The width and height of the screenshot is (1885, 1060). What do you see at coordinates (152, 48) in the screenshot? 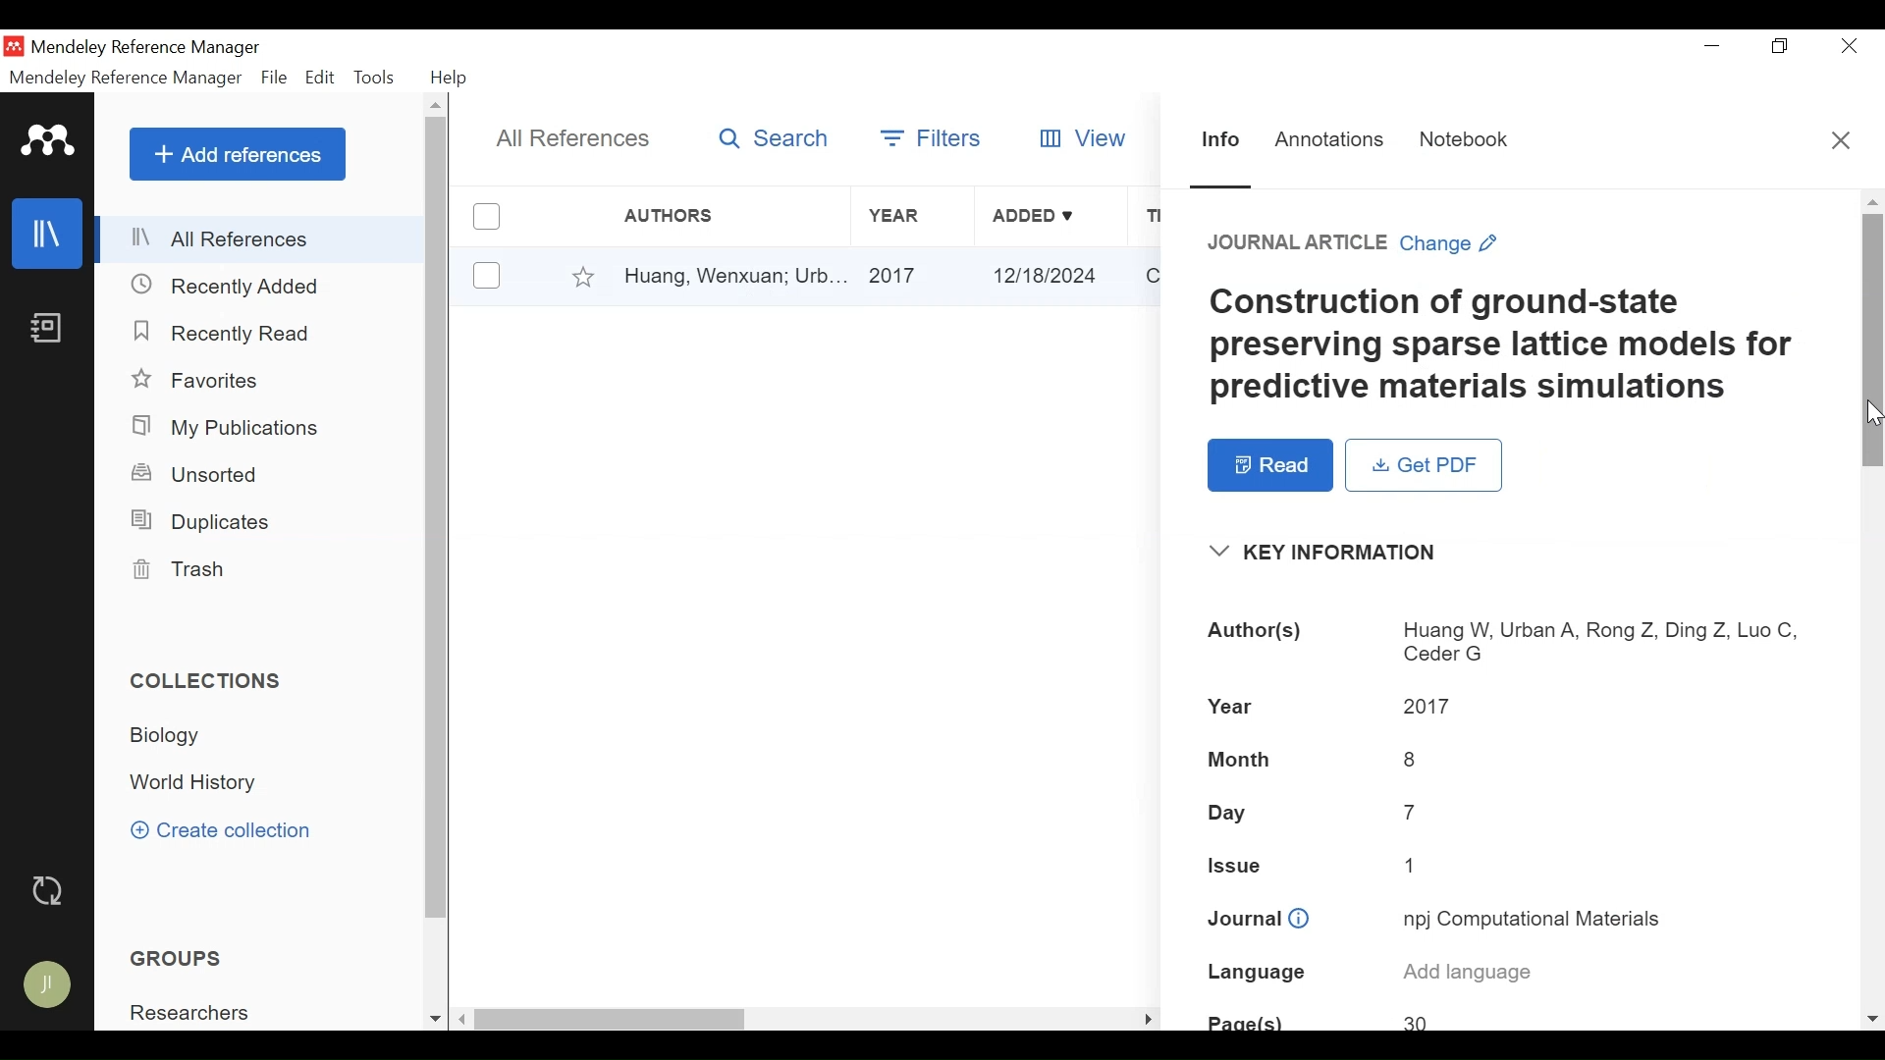
I see `Mendeley Reference Manager` at bounding box center [152, 48].